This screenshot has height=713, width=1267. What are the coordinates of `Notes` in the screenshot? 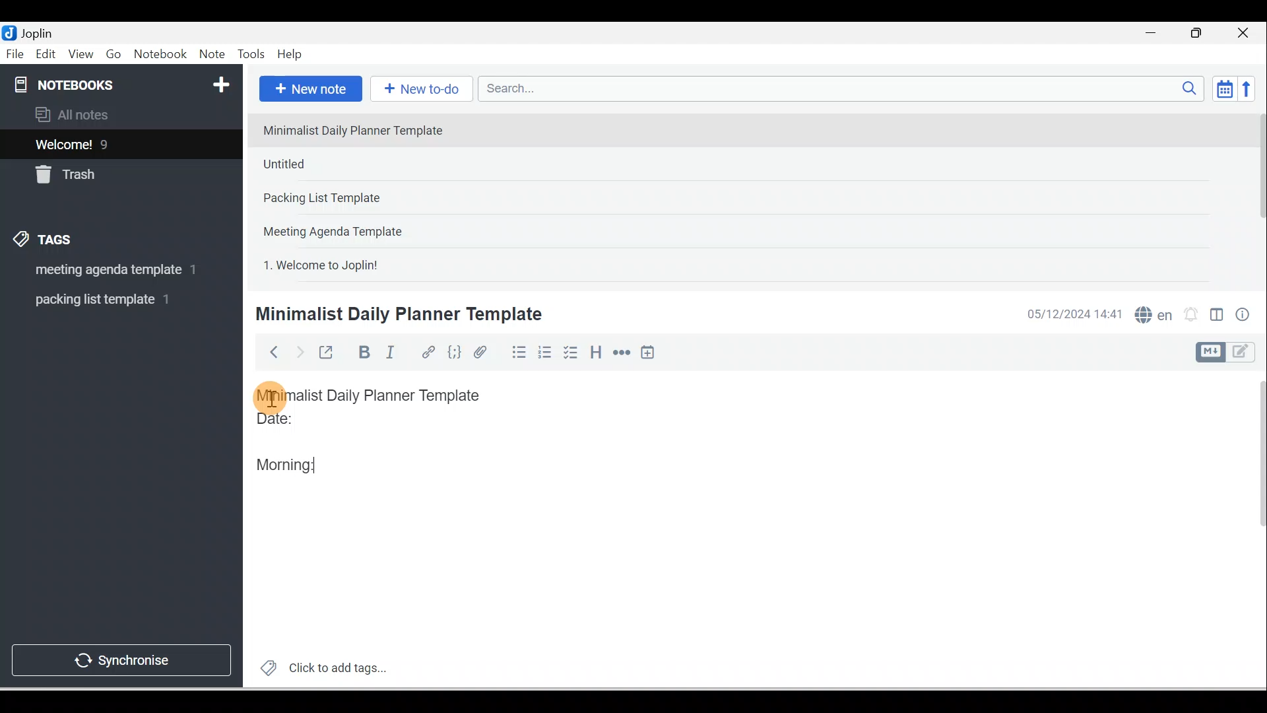 It's located at (112, 141).